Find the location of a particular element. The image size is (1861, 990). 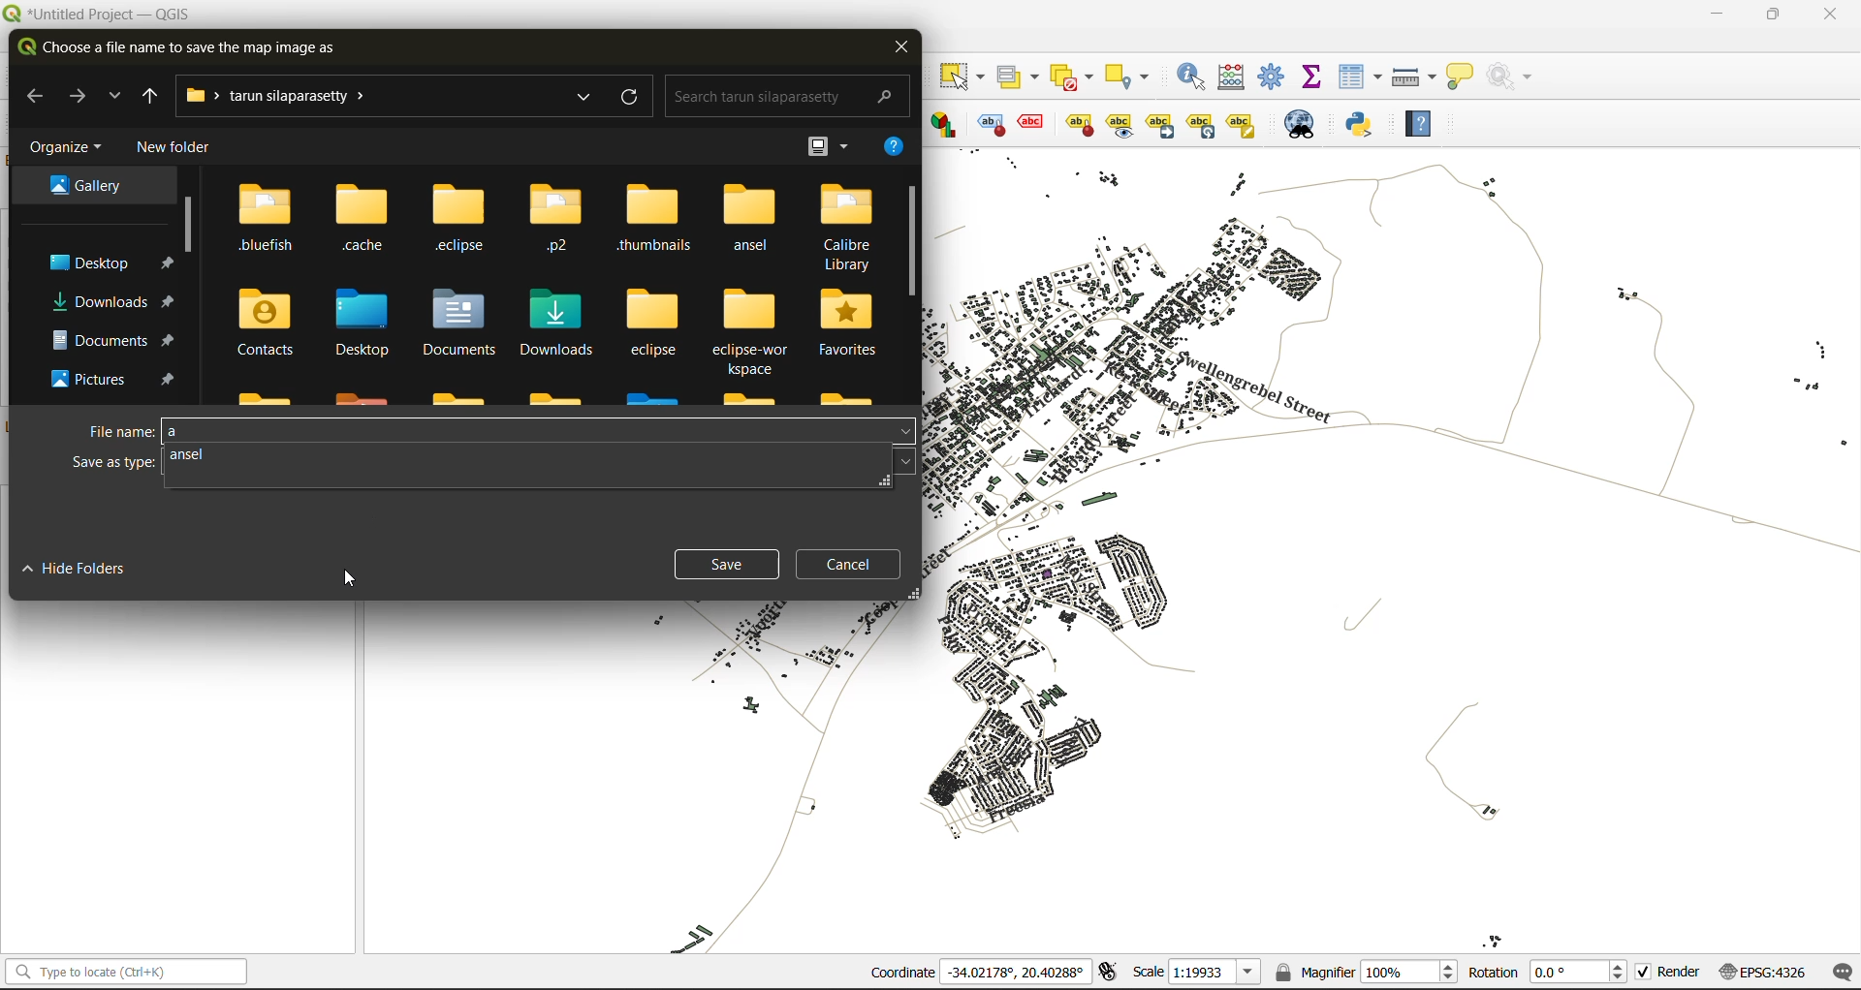

cursor is located at coordinates (347, 579).